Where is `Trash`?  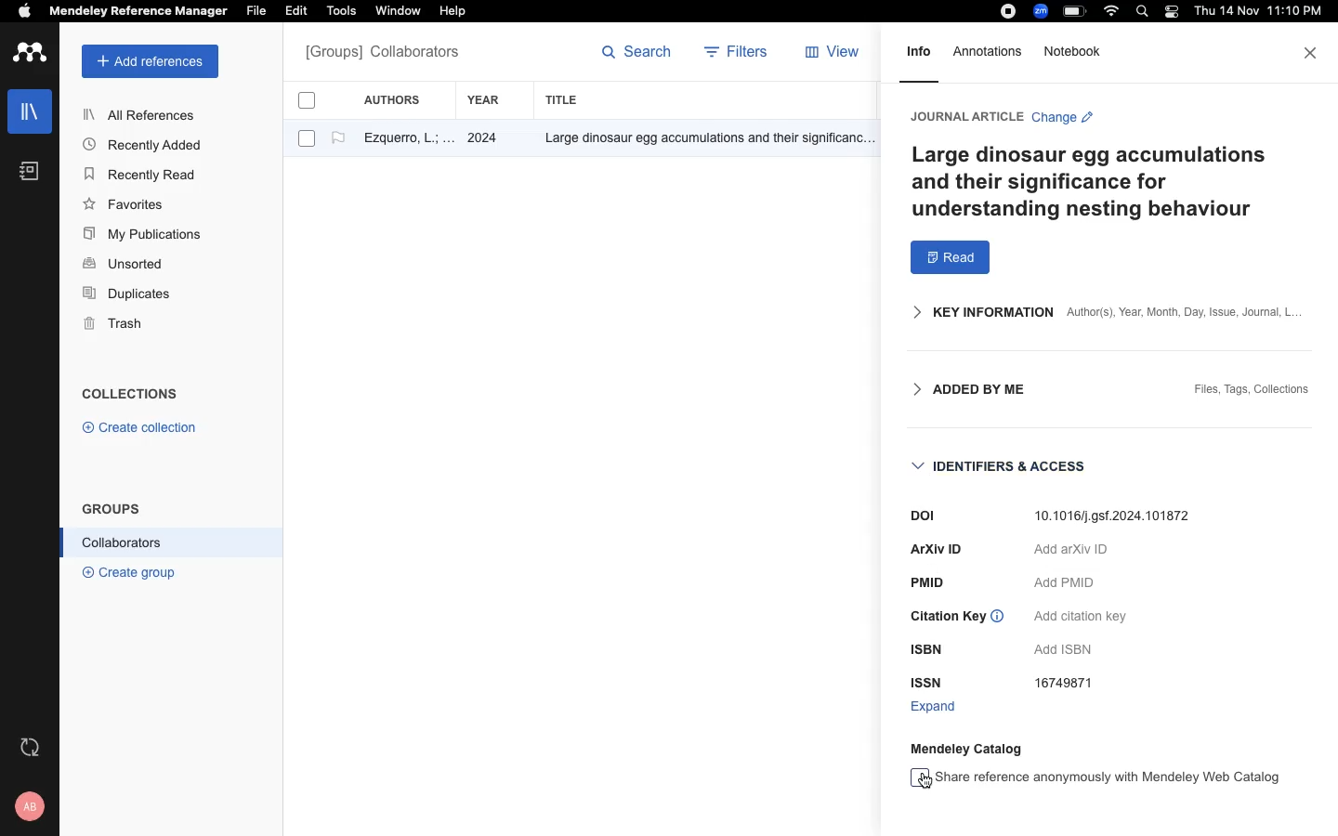 Trash is located at coordinates (121, 325).